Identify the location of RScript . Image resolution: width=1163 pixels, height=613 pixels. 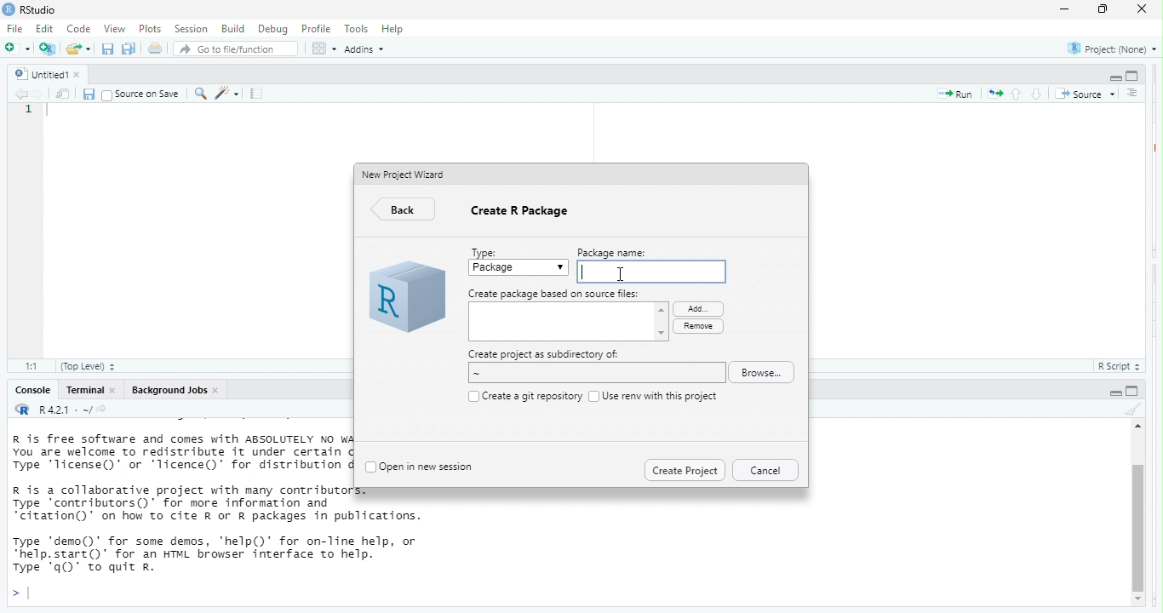
(1114, 367).